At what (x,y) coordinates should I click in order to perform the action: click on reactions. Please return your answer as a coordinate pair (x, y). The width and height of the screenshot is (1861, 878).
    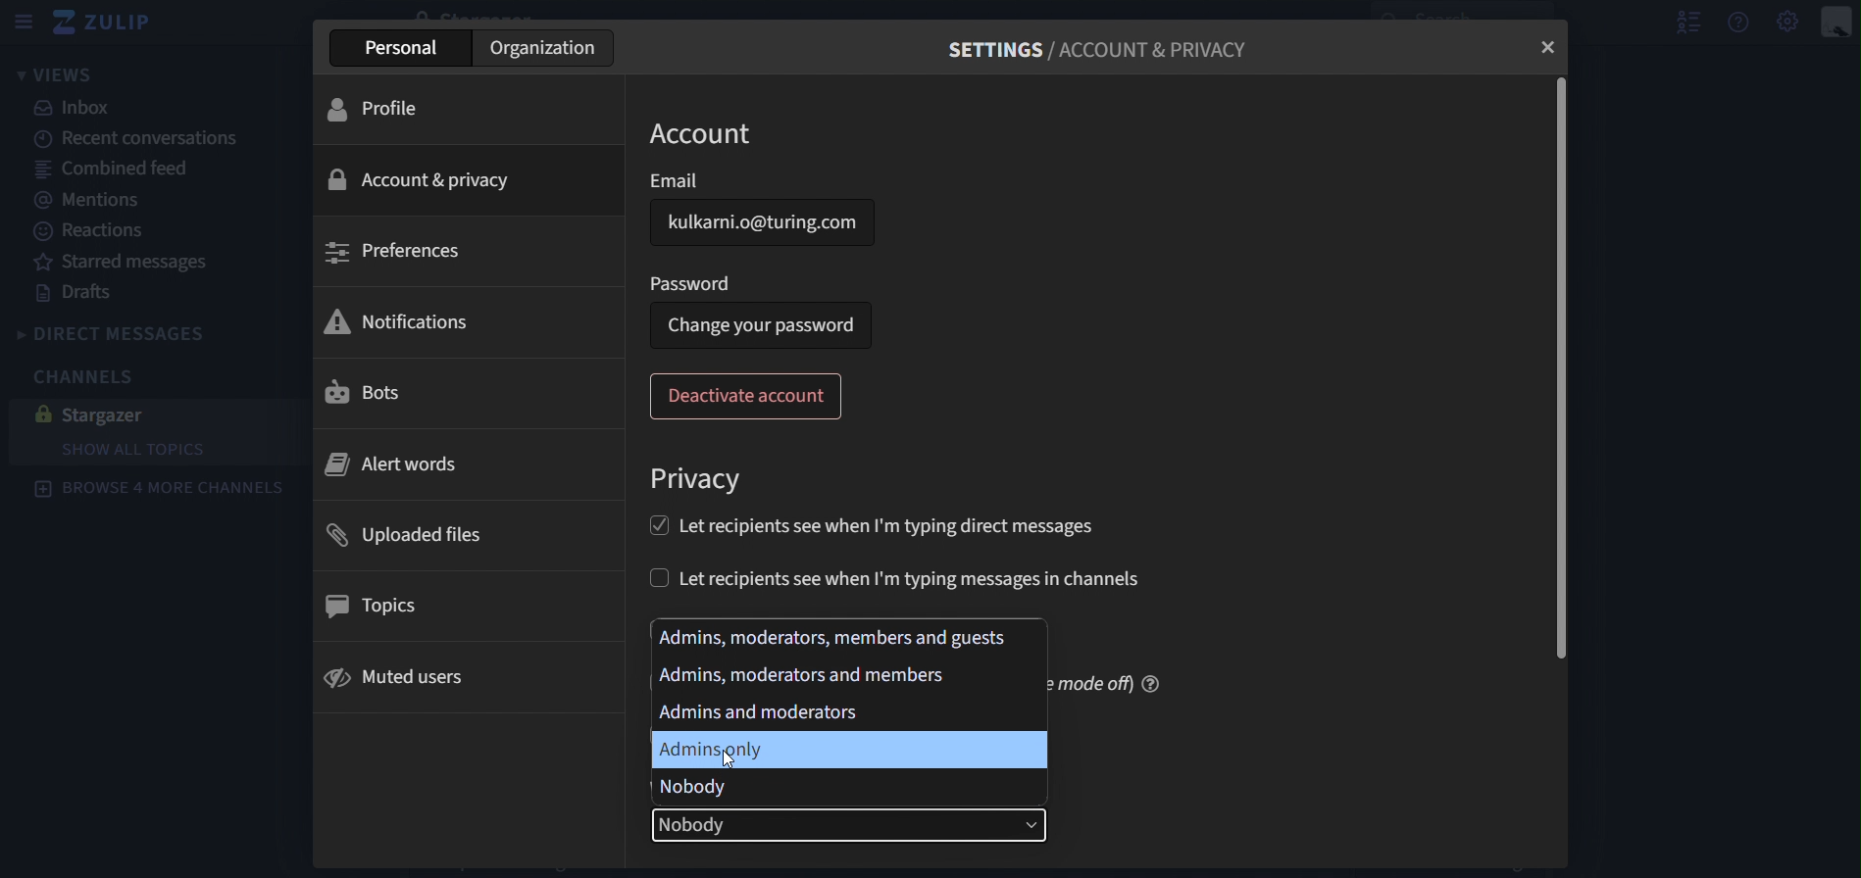
    Looking at the image, I should click on (90, 232).